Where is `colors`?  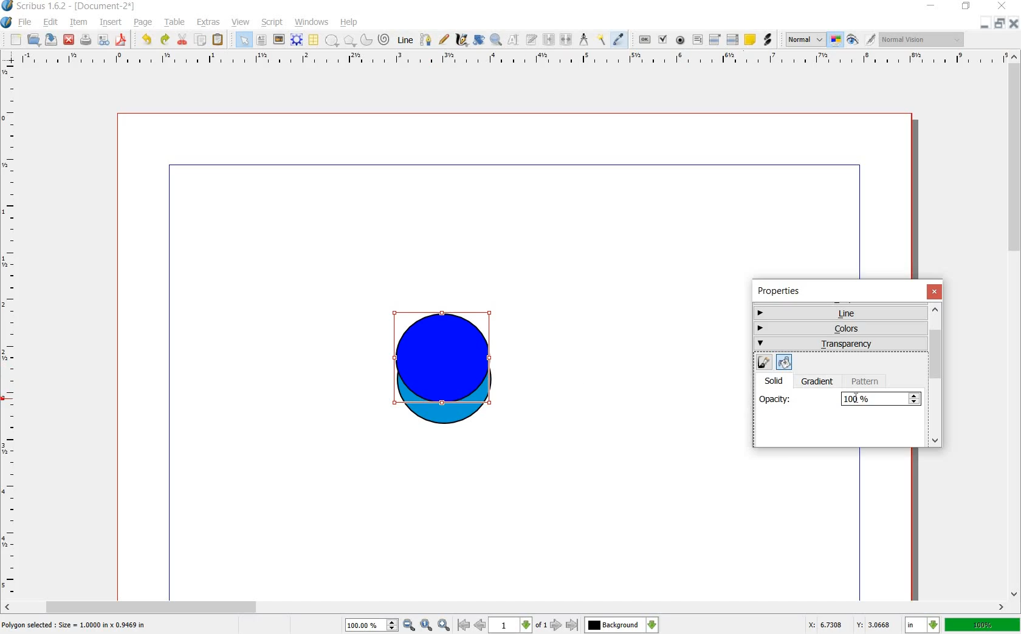 colors is located at coordinates (841, 327).